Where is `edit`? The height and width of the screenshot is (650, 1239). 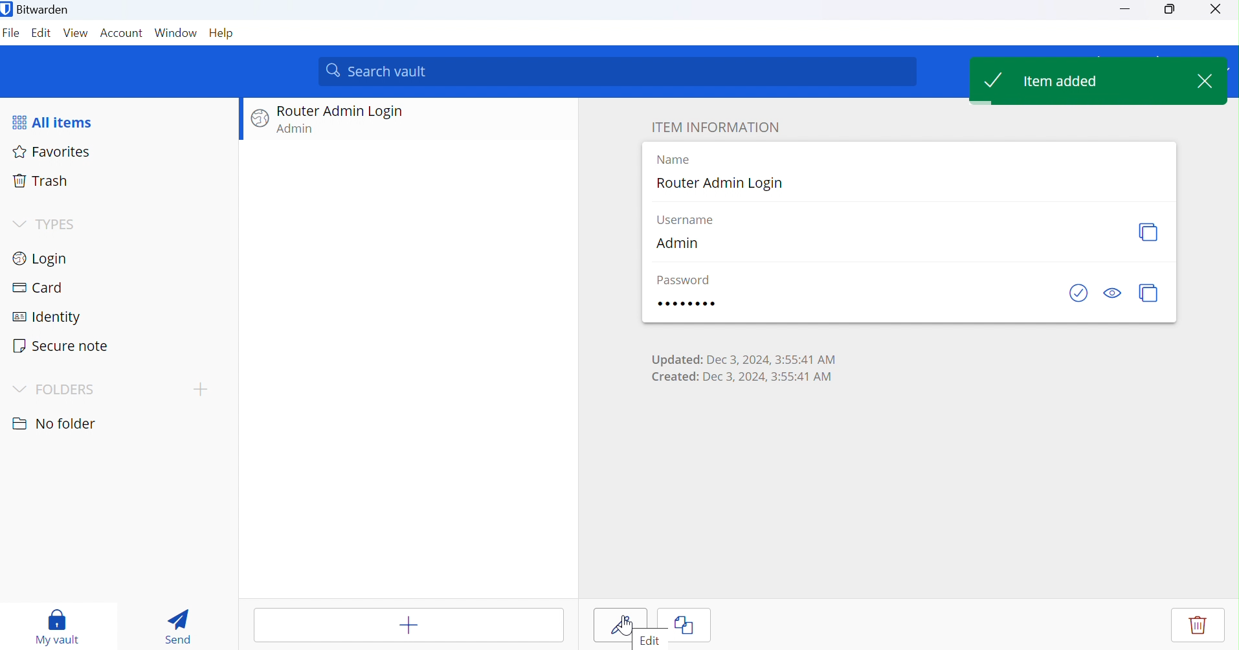 edit is located at coordinates (612, 626).